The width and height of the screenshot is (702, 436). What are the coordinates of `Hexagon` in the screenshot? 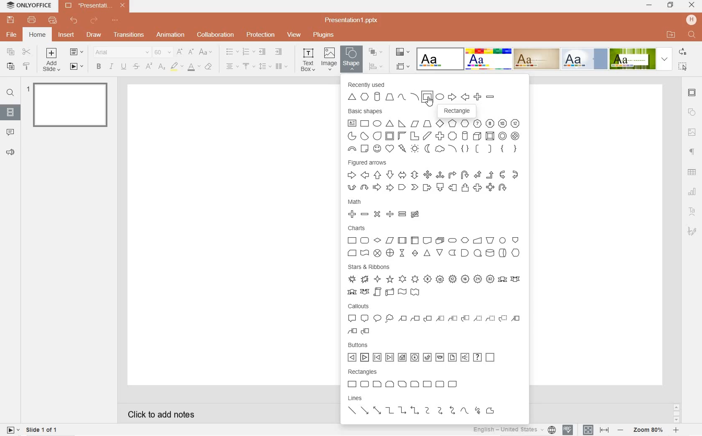 It's located at (365, 97).